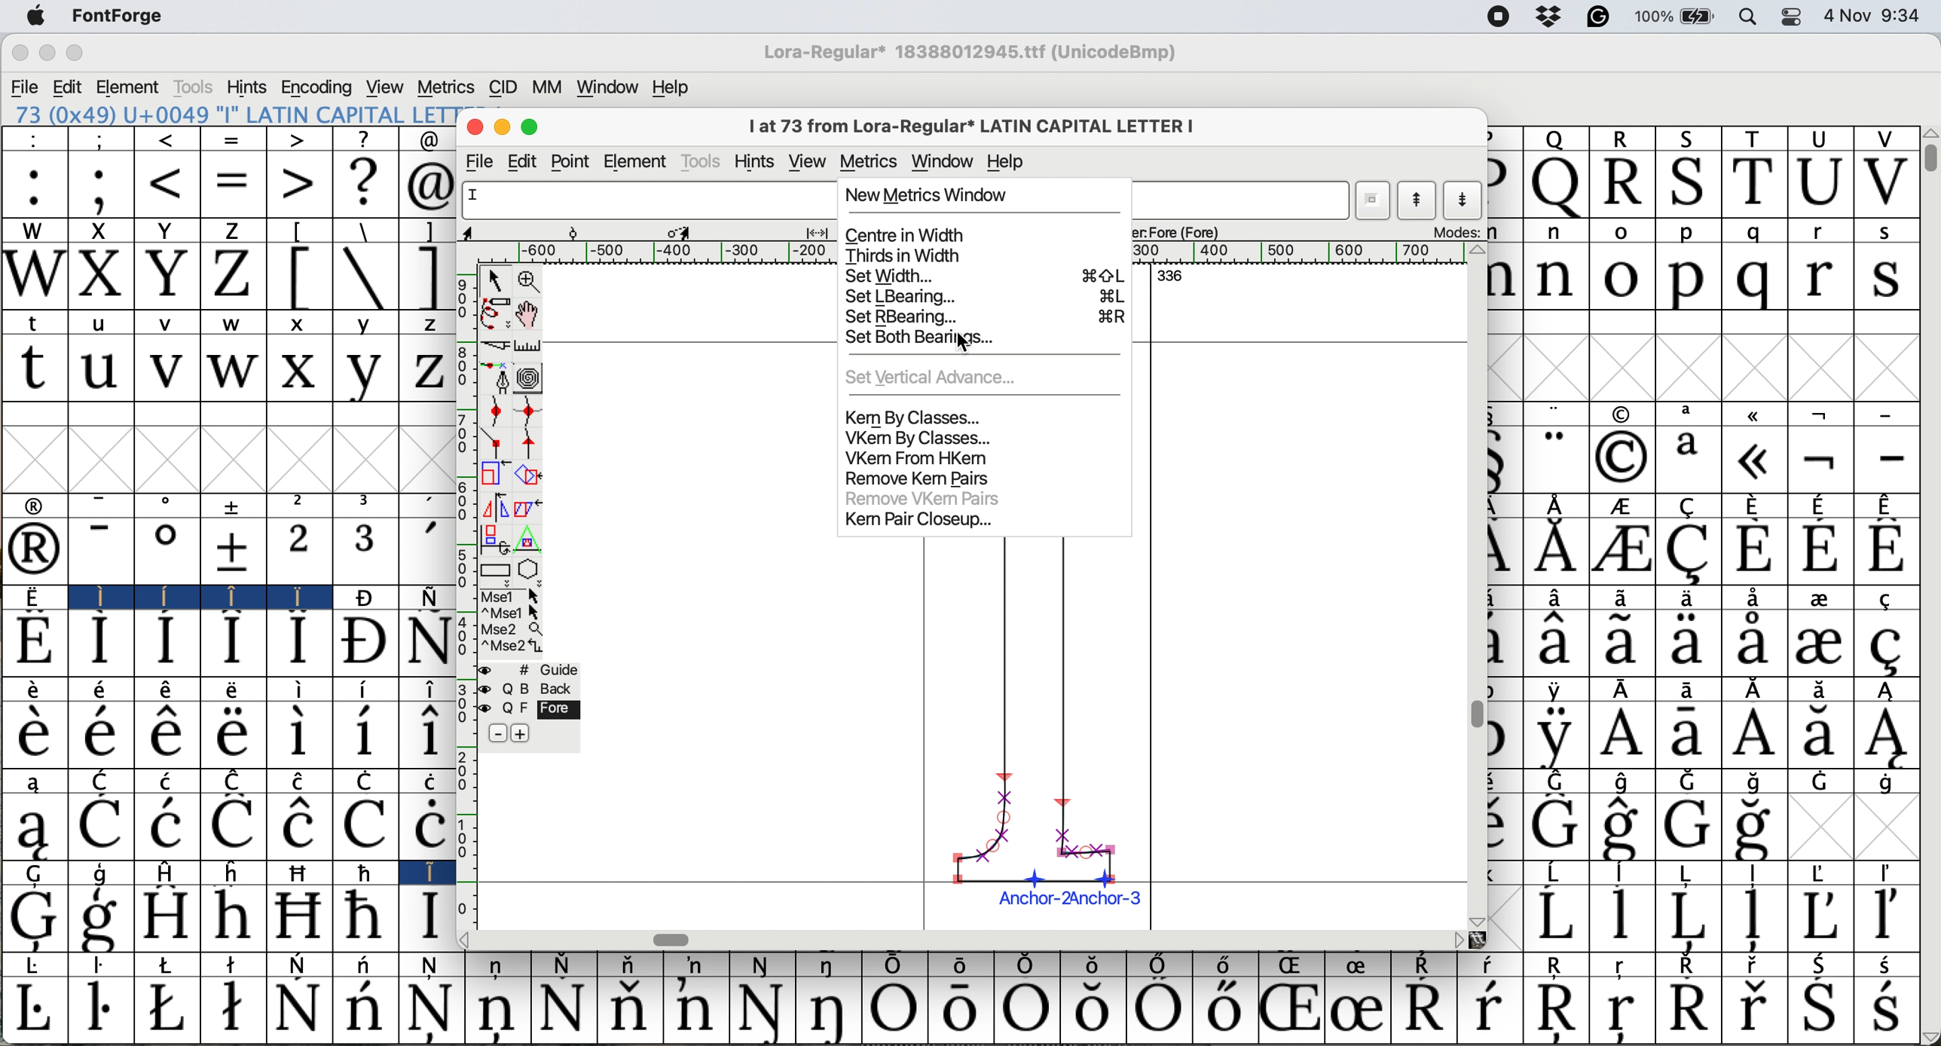 This screenshot has height=1046, width=1941. I want to click on p, so click(1688, 233).